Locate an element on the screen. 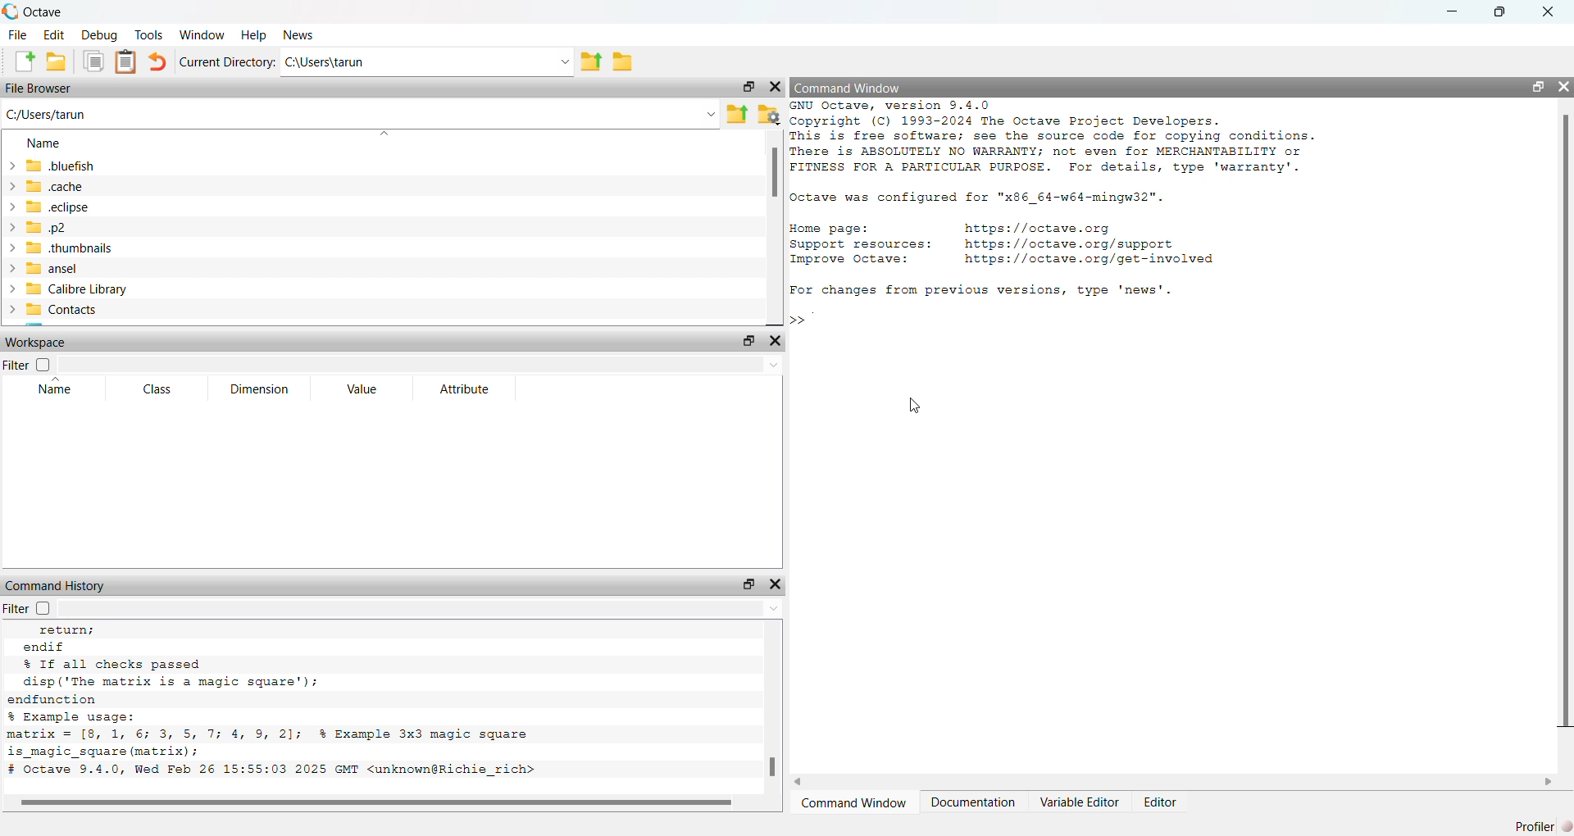 This screenshot has width=1574, height=836. maximize is located at coordinates (1538, 86).